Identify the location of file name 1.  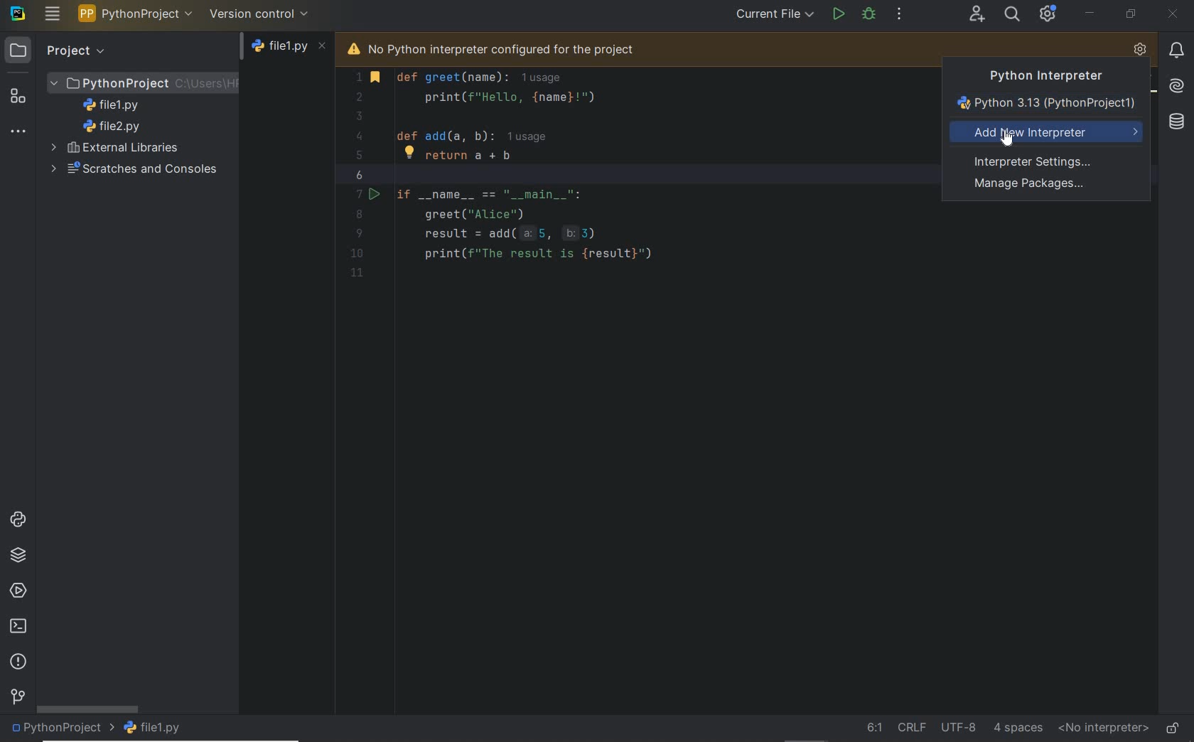
(115, 105).